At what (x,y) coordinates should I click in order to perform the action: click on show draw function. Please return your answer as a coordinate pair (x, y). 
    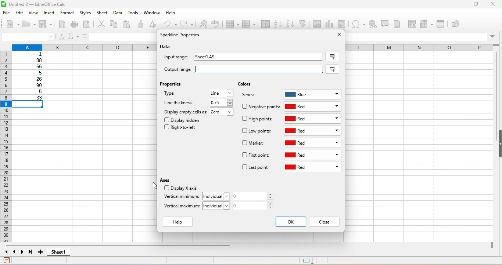
    Looking at the image, I should click on (461, 25).